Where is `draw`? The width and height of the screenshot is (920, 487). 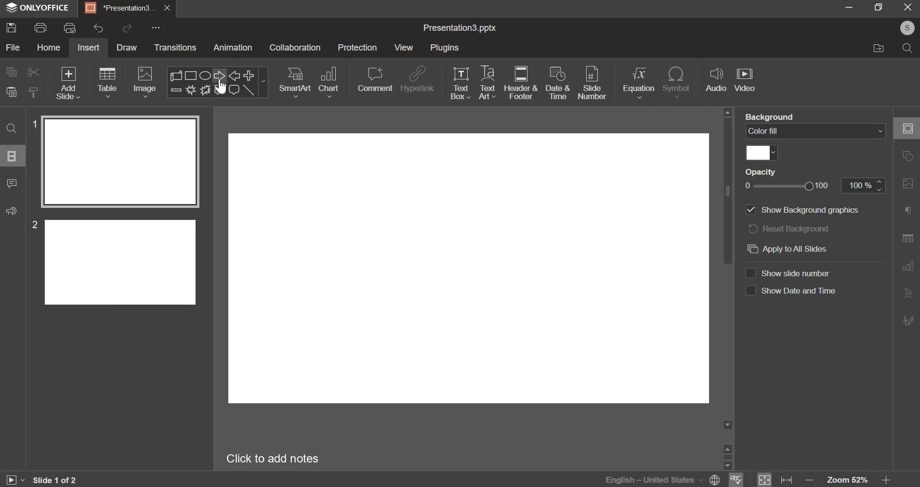
draw is located at coordinates (129, 49).